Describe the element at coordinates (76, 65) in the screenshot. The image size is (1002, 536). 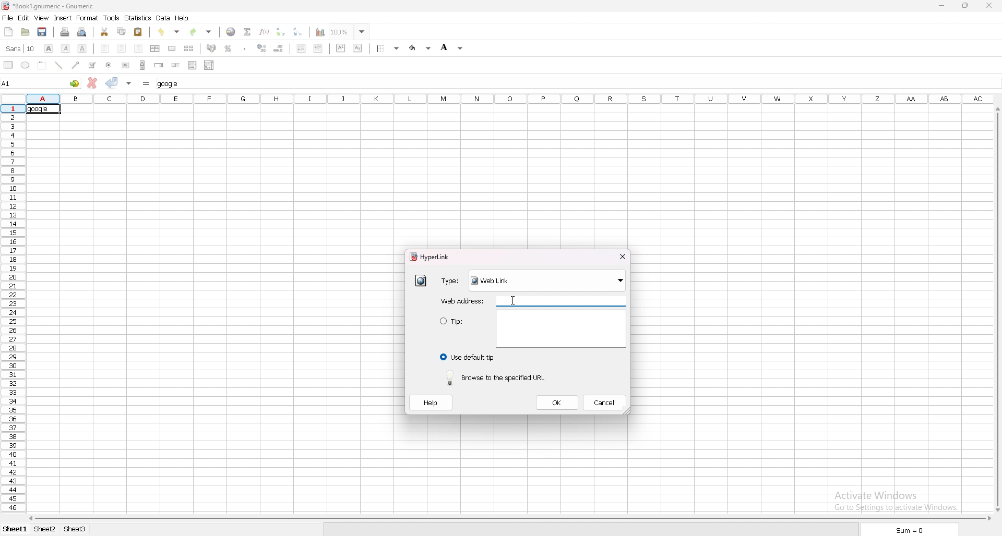
I see `arrowed line` at that location.